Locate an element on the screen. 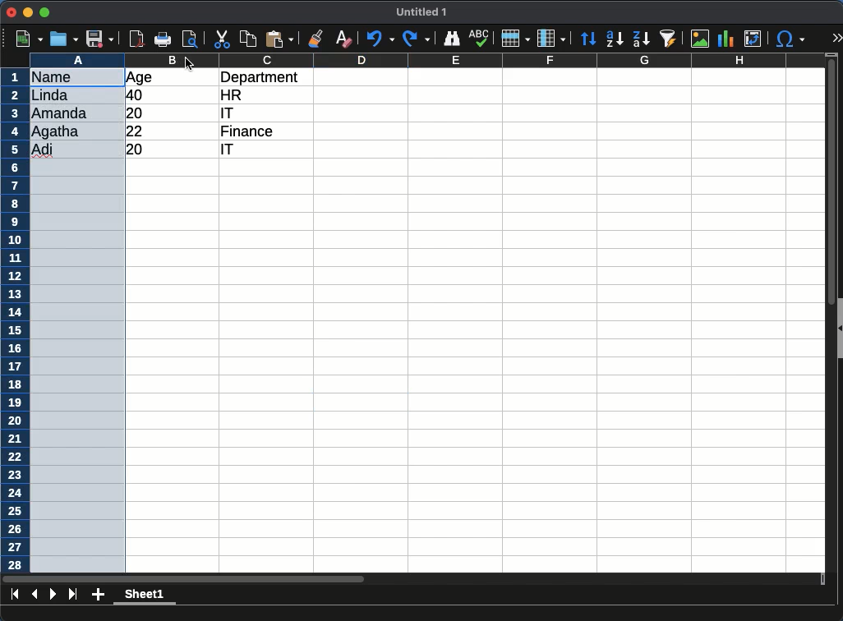 The height and width of the screenshot is (621, 843). department  is located at coordinates (260, 76).